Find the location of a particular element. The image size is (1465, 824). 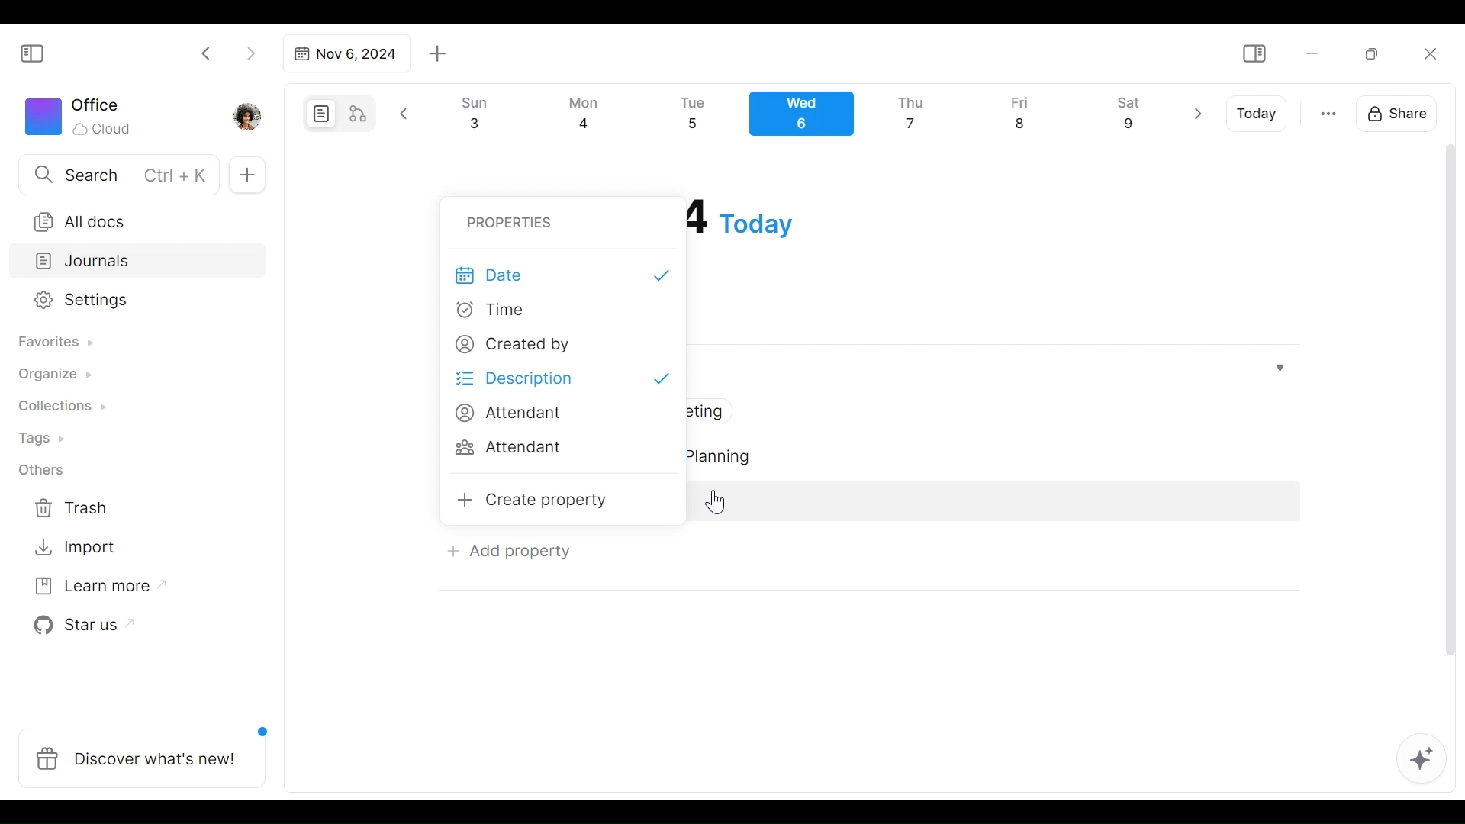

Cursor is located at coordinates (717, 502).